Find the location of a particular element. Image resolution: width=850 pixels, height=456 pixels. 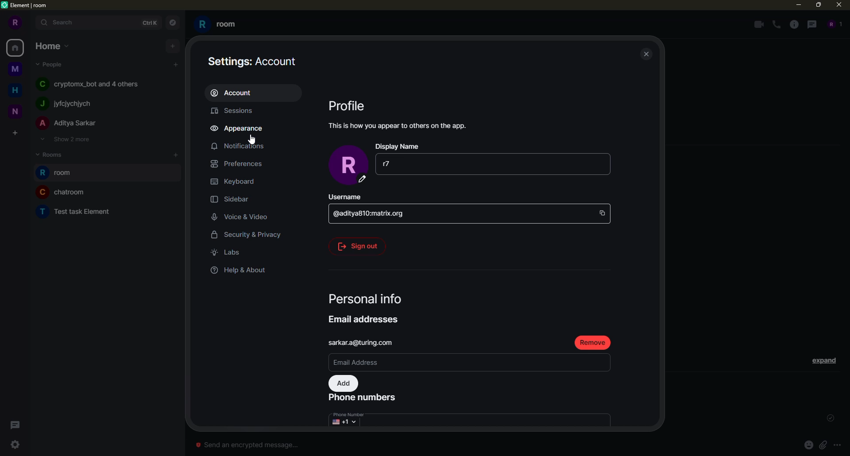

video call is located at coordinates (757, 24).